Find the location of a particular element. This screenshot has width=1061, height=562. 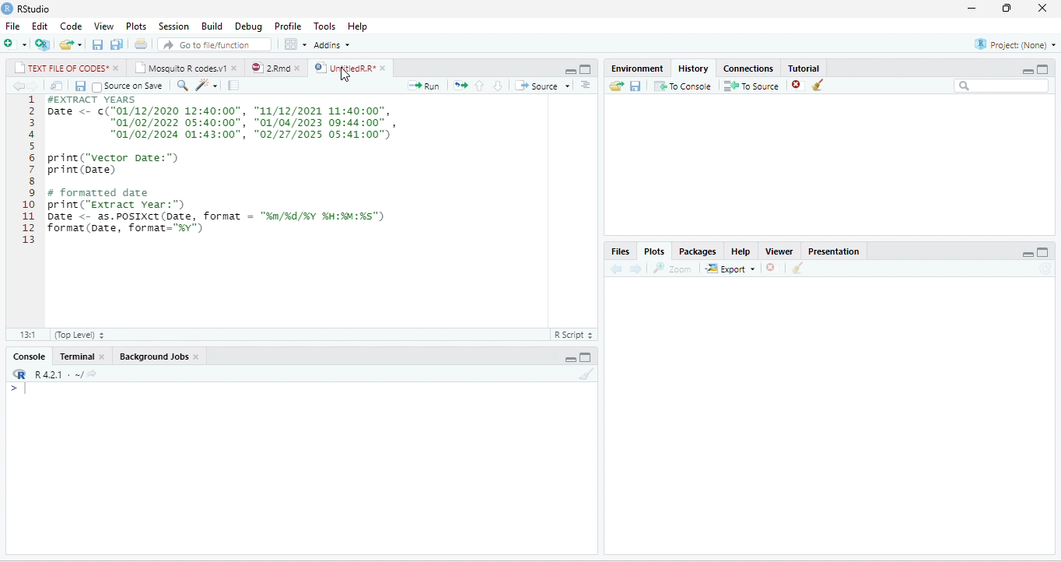

minimize is located at coordinates (570, 71).